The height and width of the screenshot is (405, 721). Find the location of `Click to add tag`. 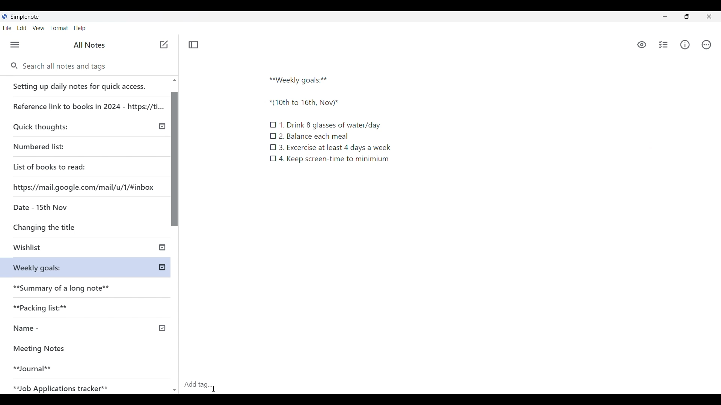

Click to add tag is located at coordinates (201, 382).